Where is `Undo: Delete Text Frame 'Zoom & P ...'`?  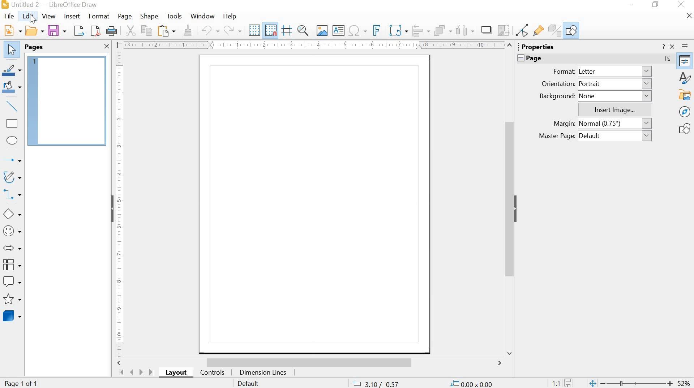 Undo: Delete Text Frame 'Zoom & P ...' is located at coordinates (210, 29).